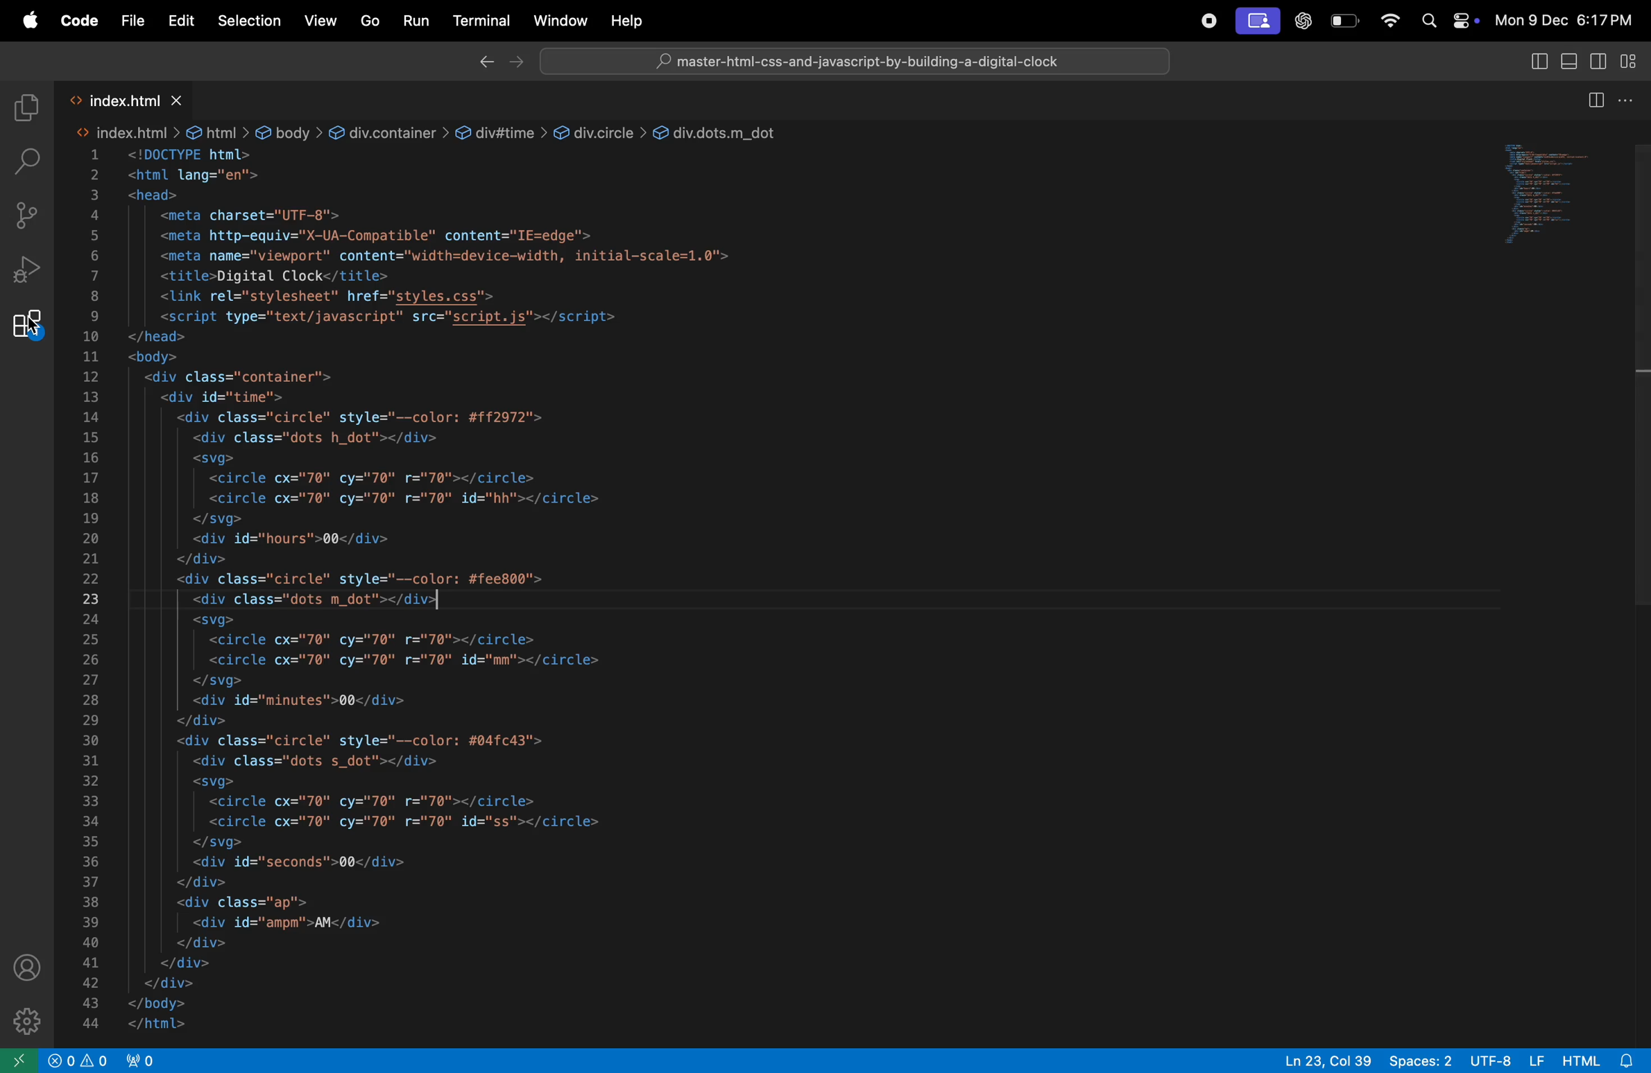 This screenshot has width=1651, height=1073. What do you see at coordinates (22, 105) in the screenshot?
I see `explorer` at bounding box center [22, 105].